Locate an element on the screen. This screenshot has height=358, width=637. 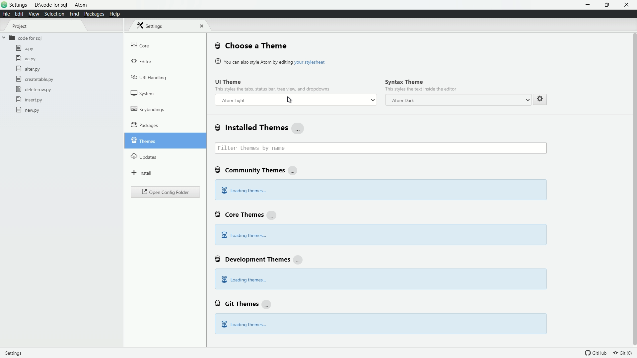
open config folder is located at coordinates (165, 192).